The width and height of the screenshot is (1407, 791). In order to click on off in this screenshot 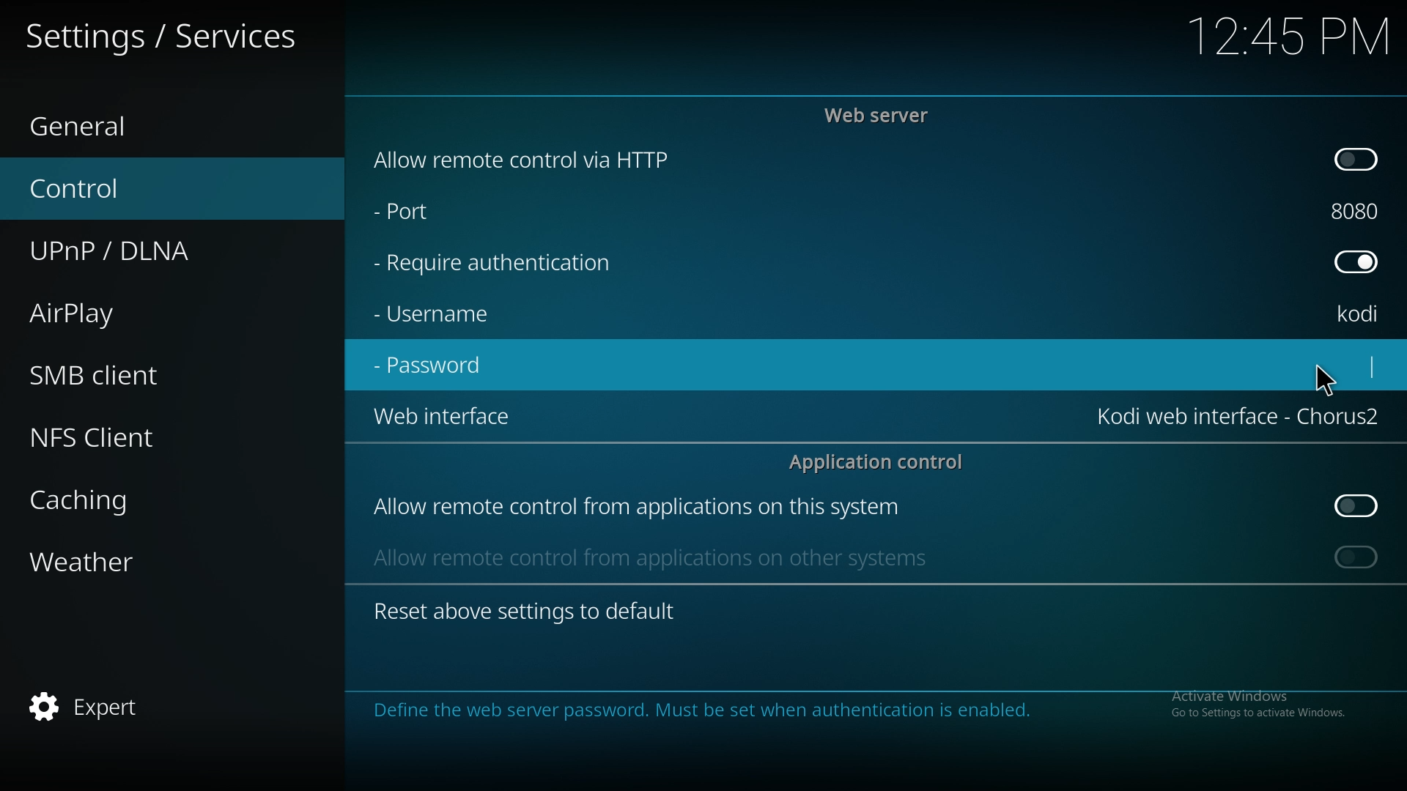, I will do `click(1359, 506)`.